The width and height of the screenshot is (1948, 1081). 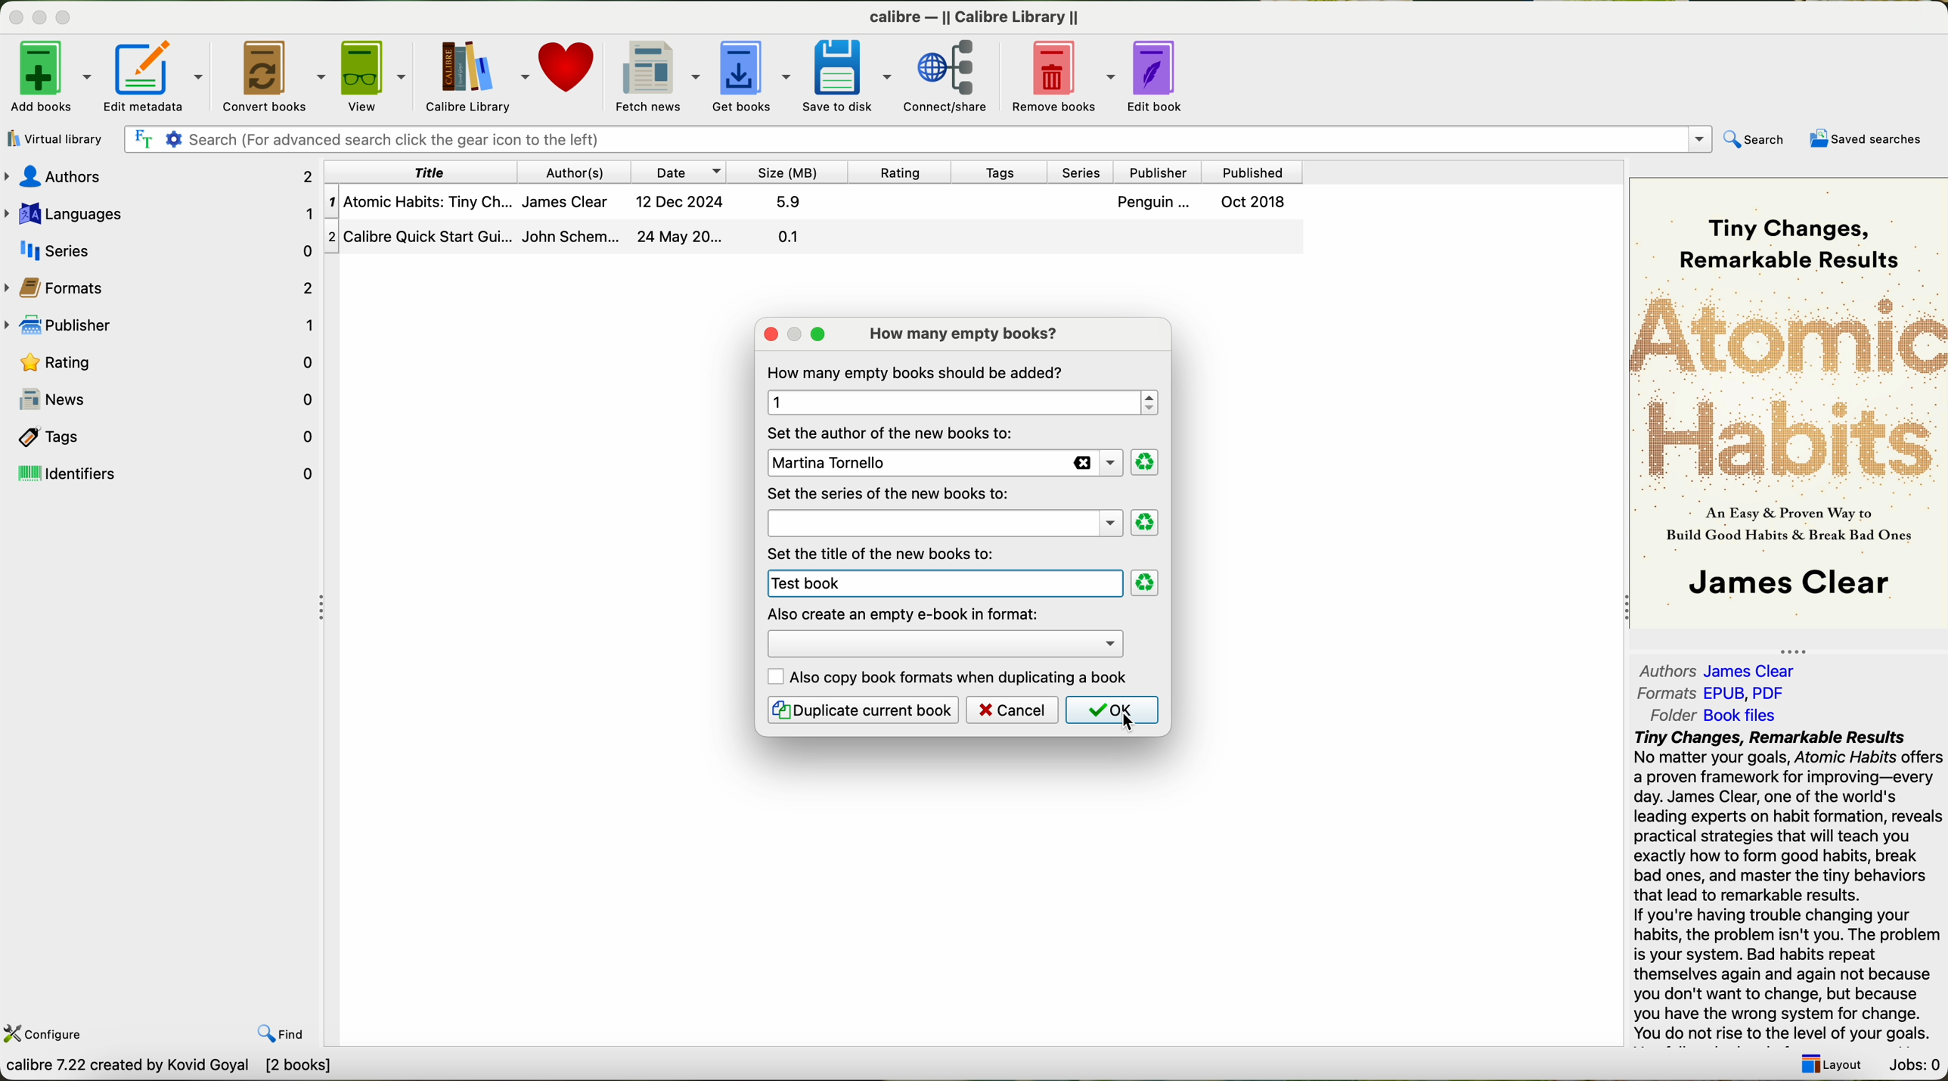 I want to click on close popup, so click(x=769, y=332).